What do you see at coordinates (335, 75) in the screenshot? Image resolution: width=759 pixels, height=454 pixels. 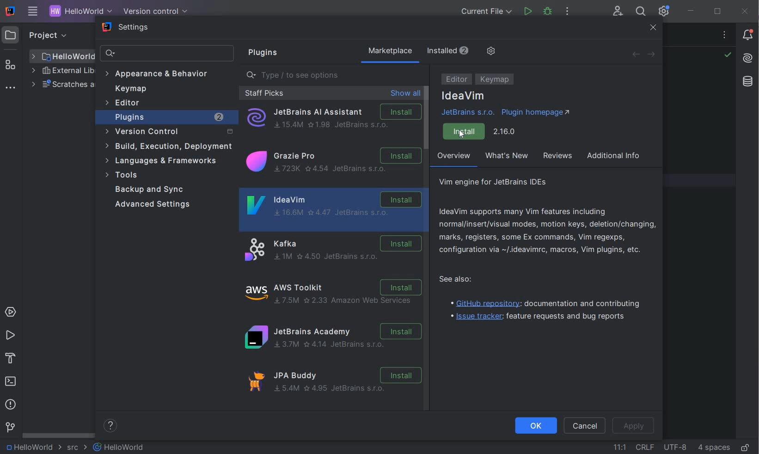 I see `type/to seeoptions` at bounding box center [335, 75].